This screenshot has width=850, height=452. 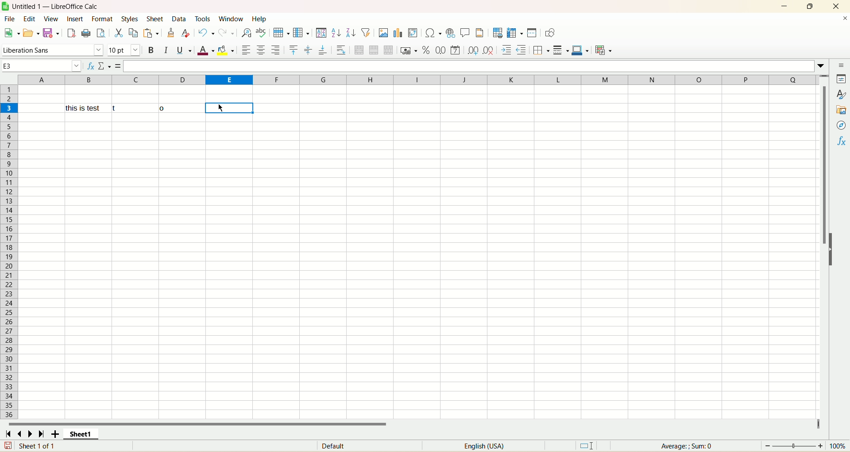 I want to click on data, so click(x=181, y=19).